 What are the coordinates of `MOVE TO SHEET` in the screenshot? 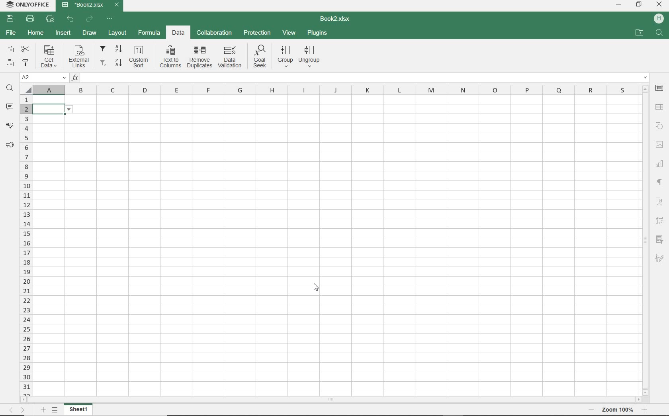 It's located at (16, 411).